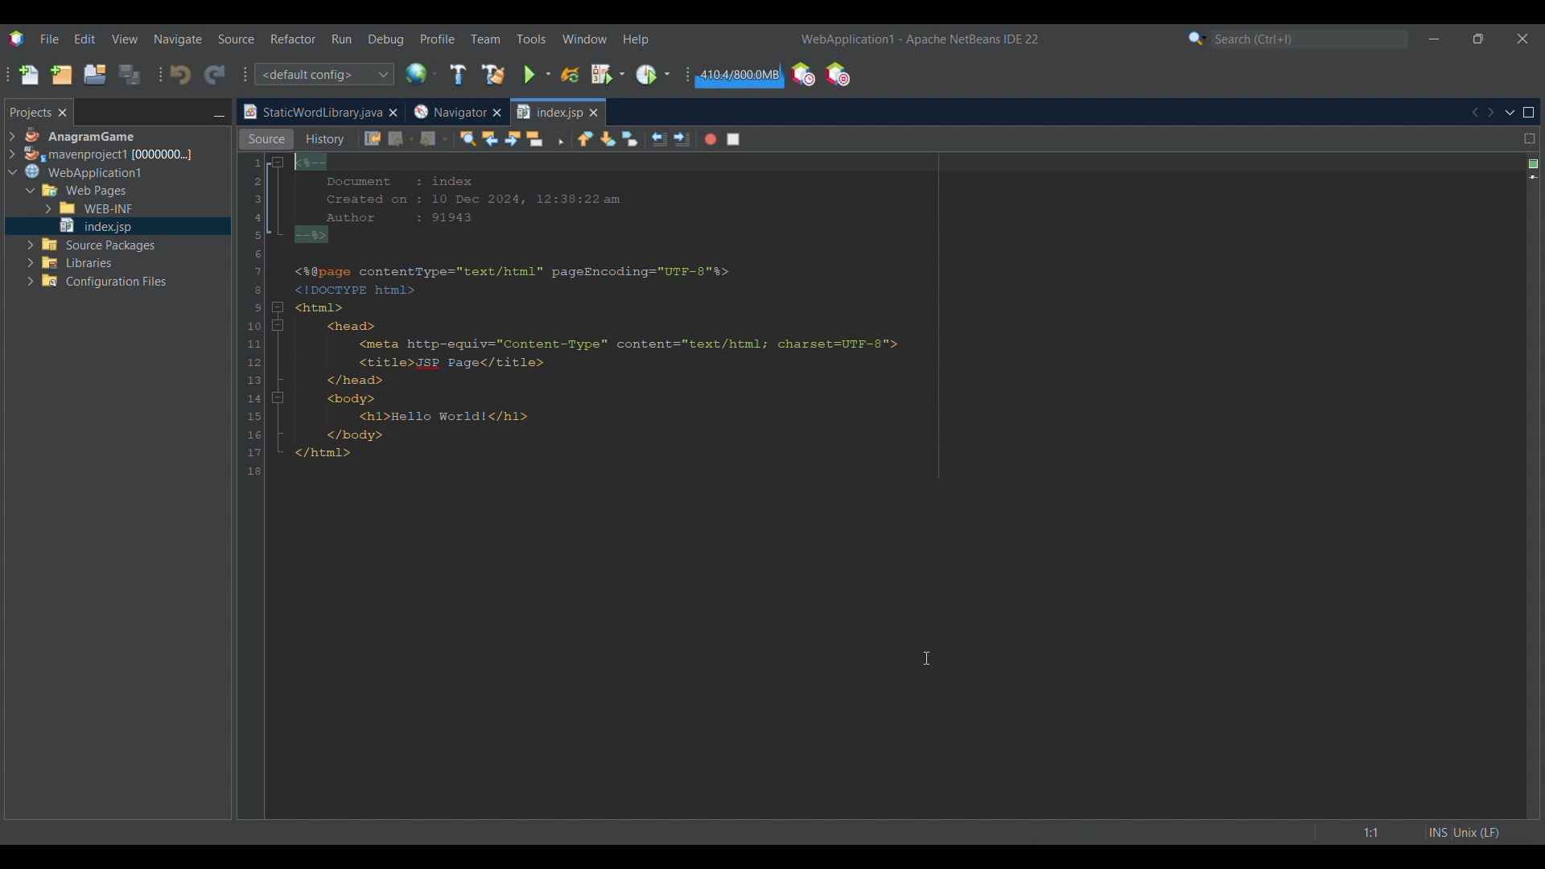  Describe the element at coordinates (89, 229) in the screenshot. I see `New sub-folder and libraries added to projects` at that location.